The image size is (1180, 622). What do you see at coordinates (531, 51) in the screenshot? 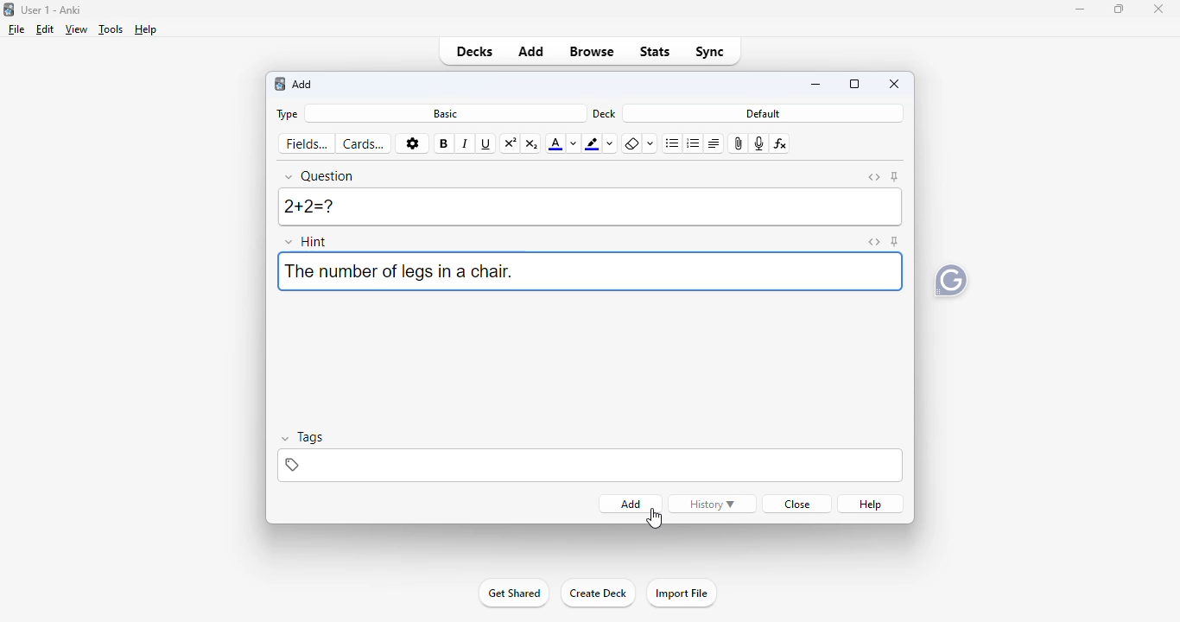
I see `add` at bounding box center [531, 51].